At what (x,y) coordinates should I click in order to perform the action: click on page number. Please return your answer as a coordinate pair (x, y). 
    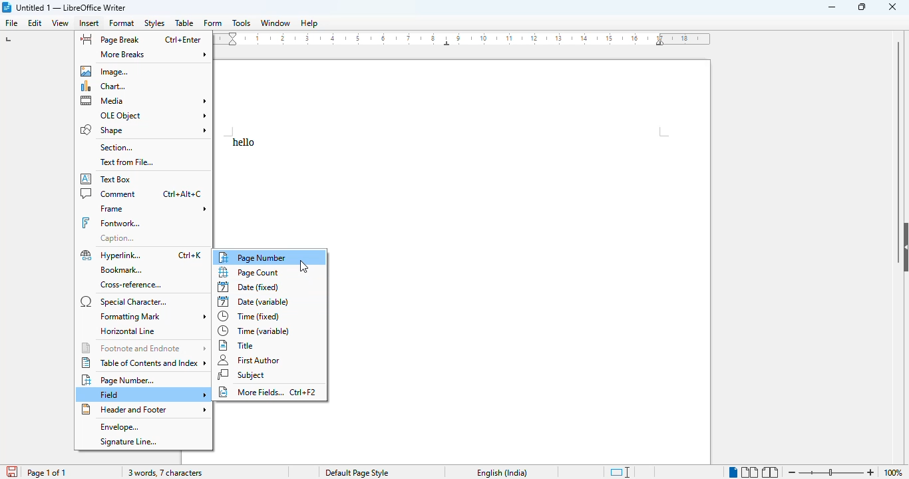
    Looking at the image, I should click on (119, 379).